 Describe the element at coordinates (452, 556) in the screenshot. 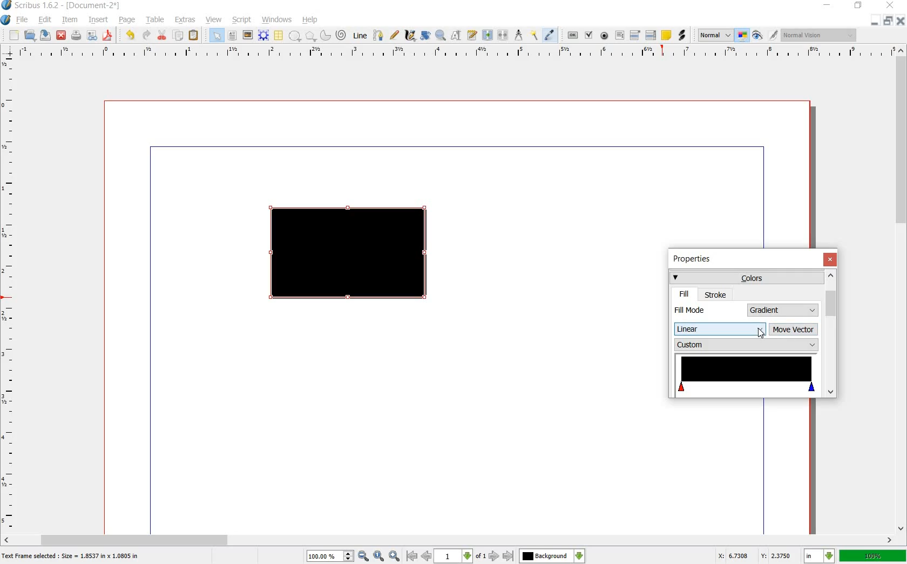

I see `1` at that location.